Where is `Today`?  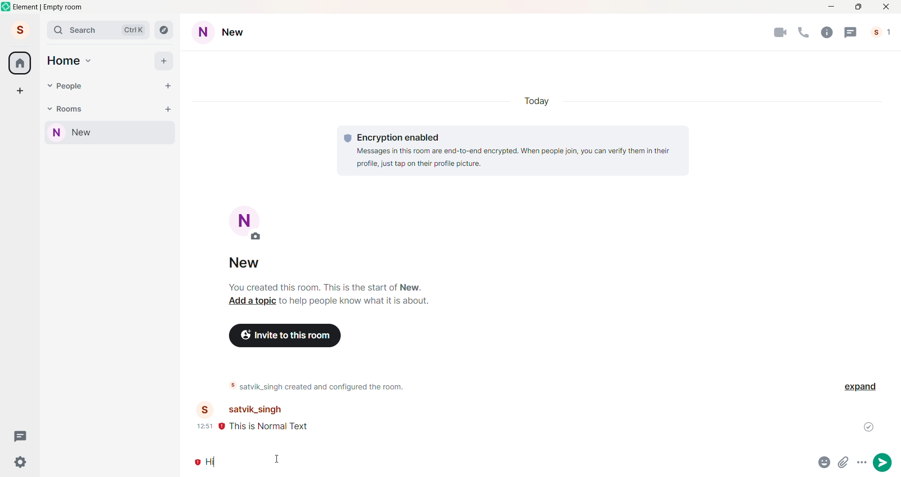 Today is located at coordinates (541, 102).